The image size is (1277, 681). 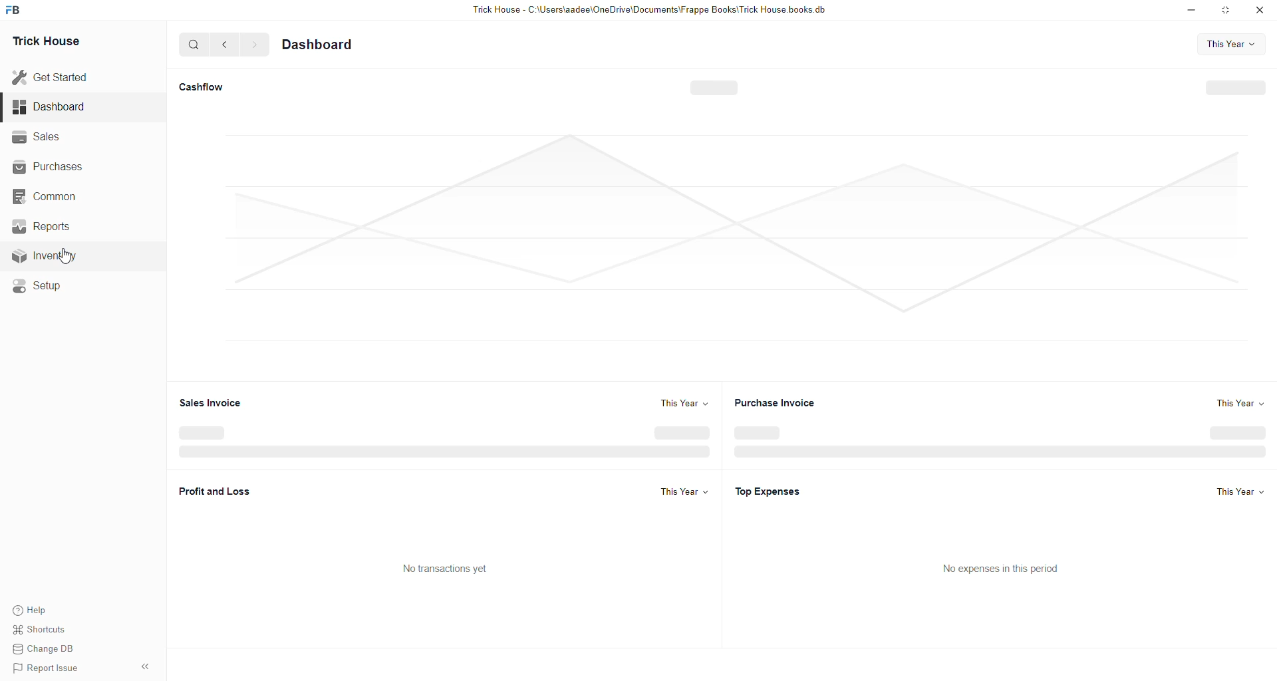 What do you see at coordinates (1191, 13) in the screenshot?
I see `Minimize` at bounding box center [1191, 13].